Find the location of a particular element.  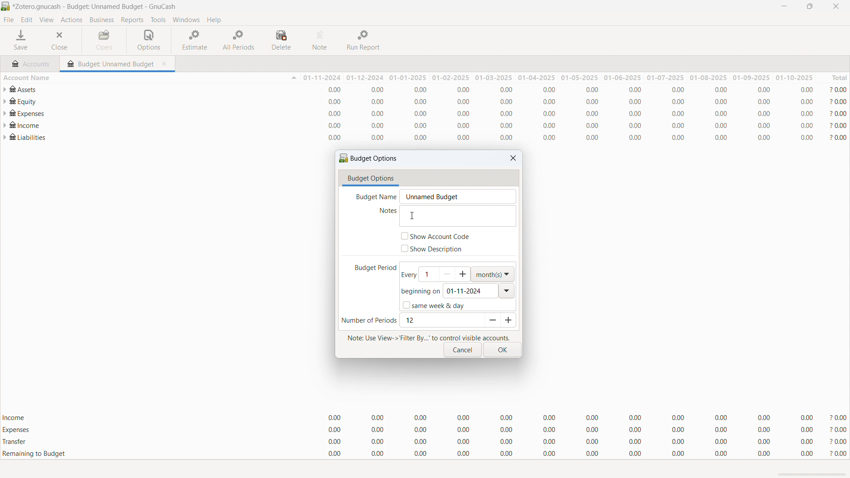

cursor is located at coordinates (411, 216).